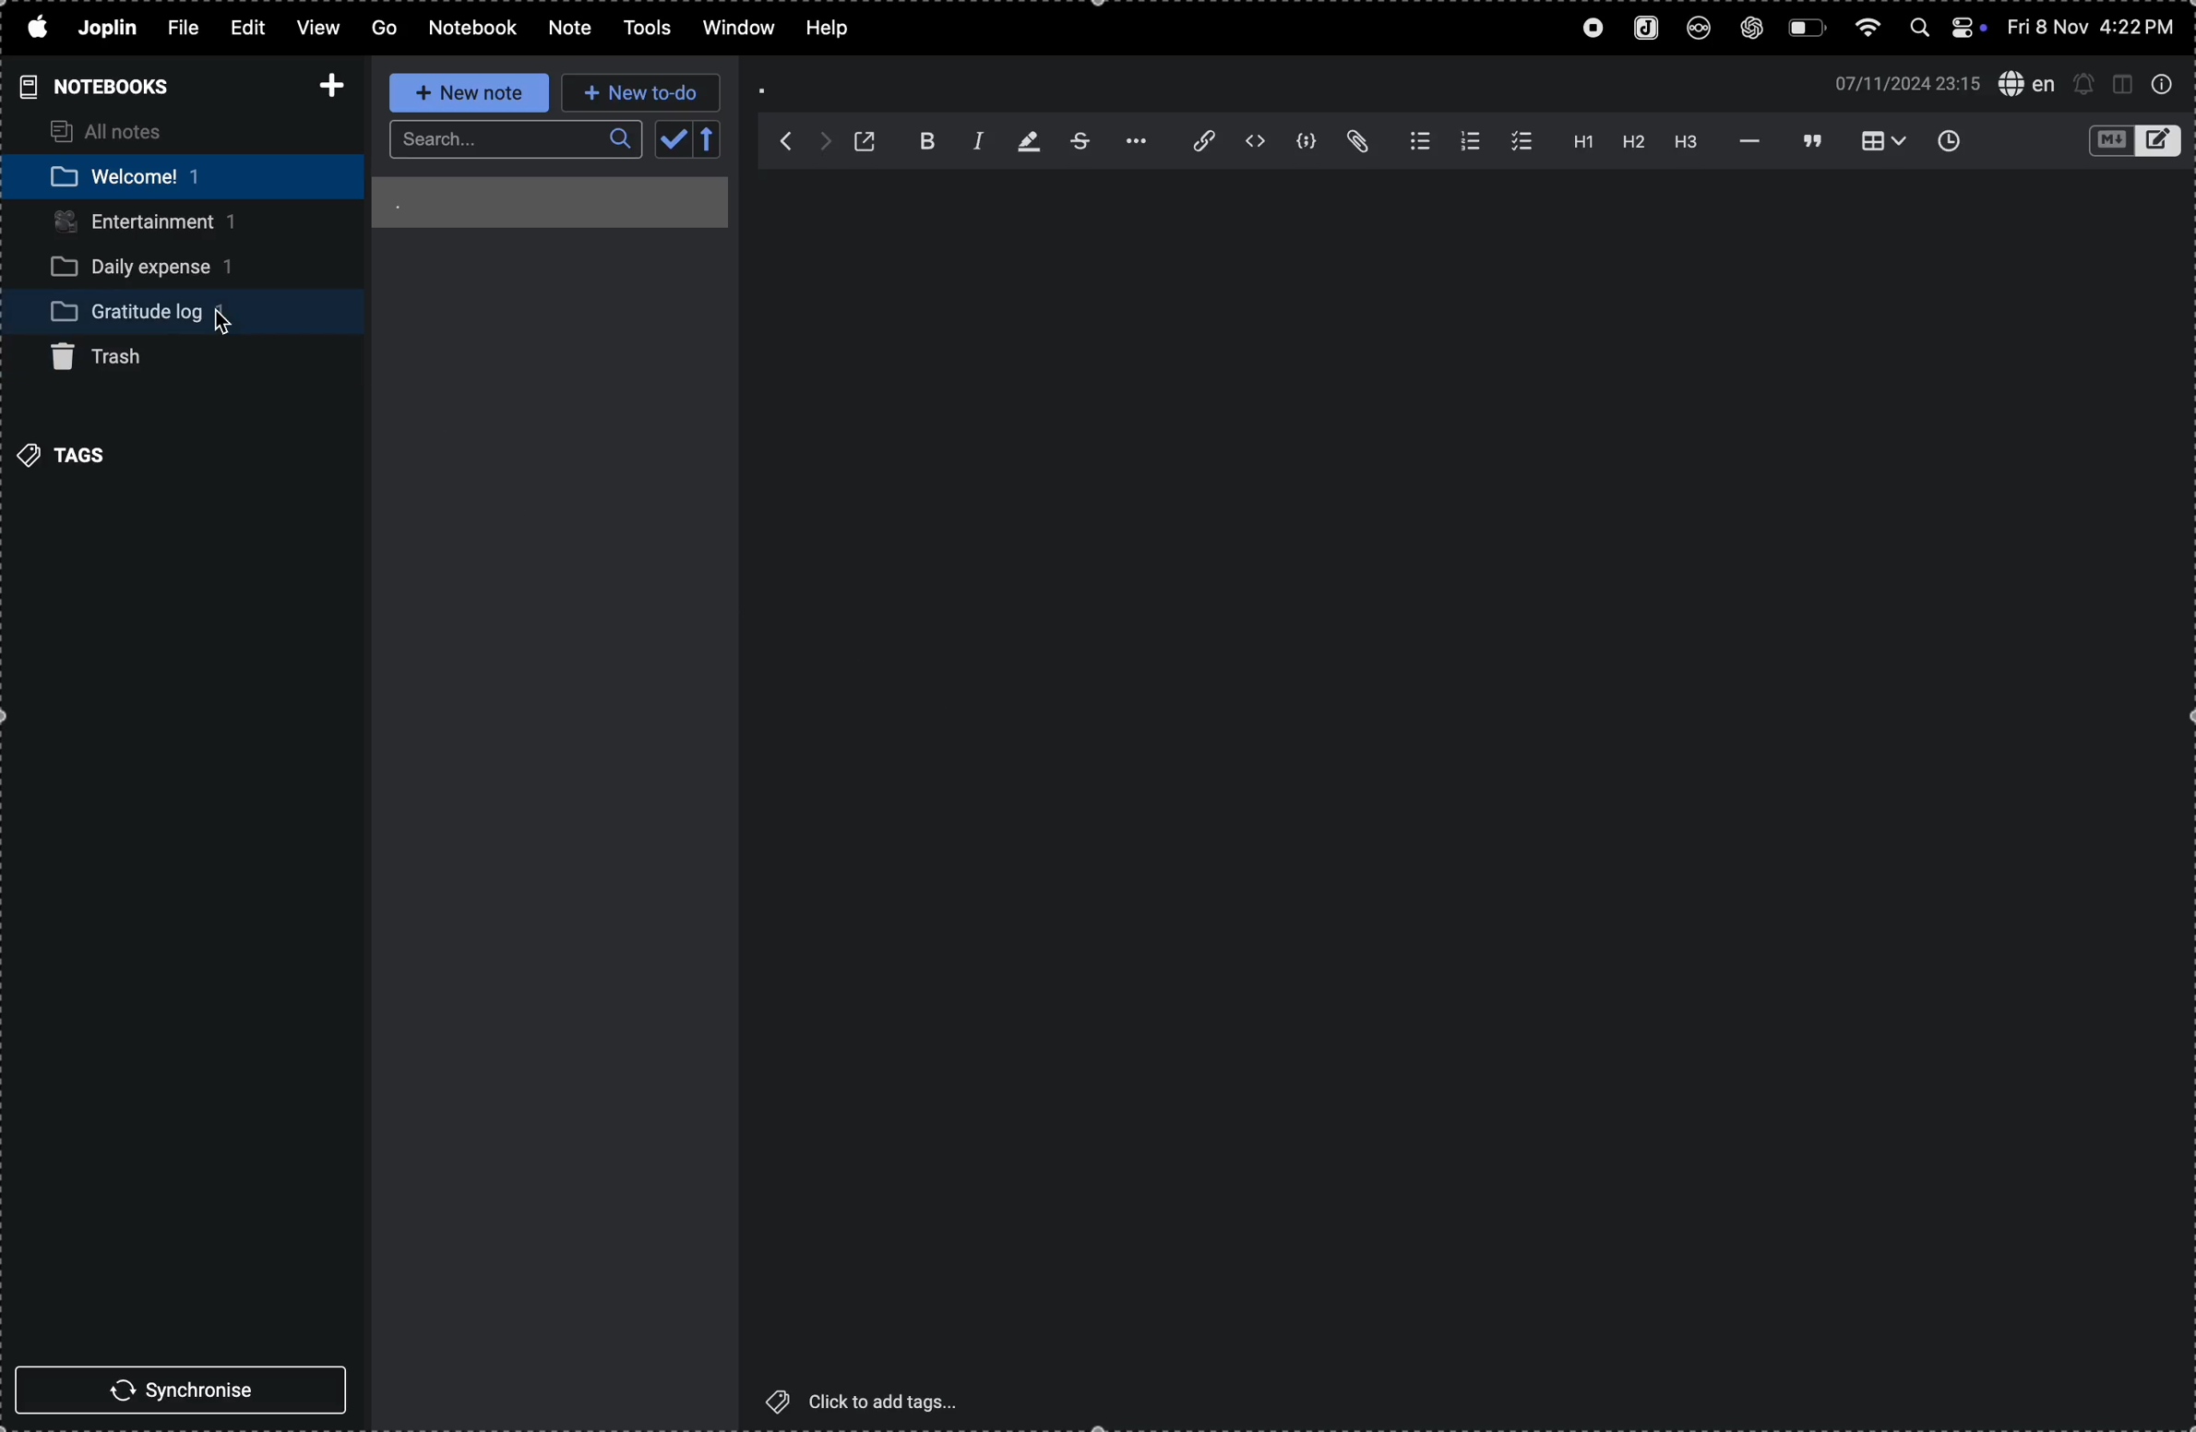  I want to click on , so click(2138, 139).